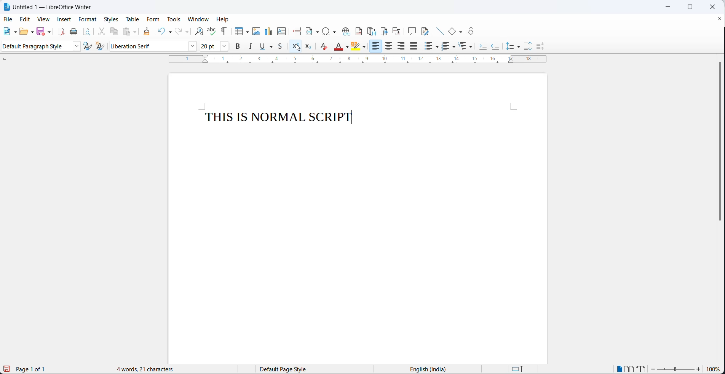 The width and height of the screenshot is (725, 374). What do you see at coordinates (428, 48) in the screenshot?
I see `toggle unordered list` at bounding box center [428, 48].